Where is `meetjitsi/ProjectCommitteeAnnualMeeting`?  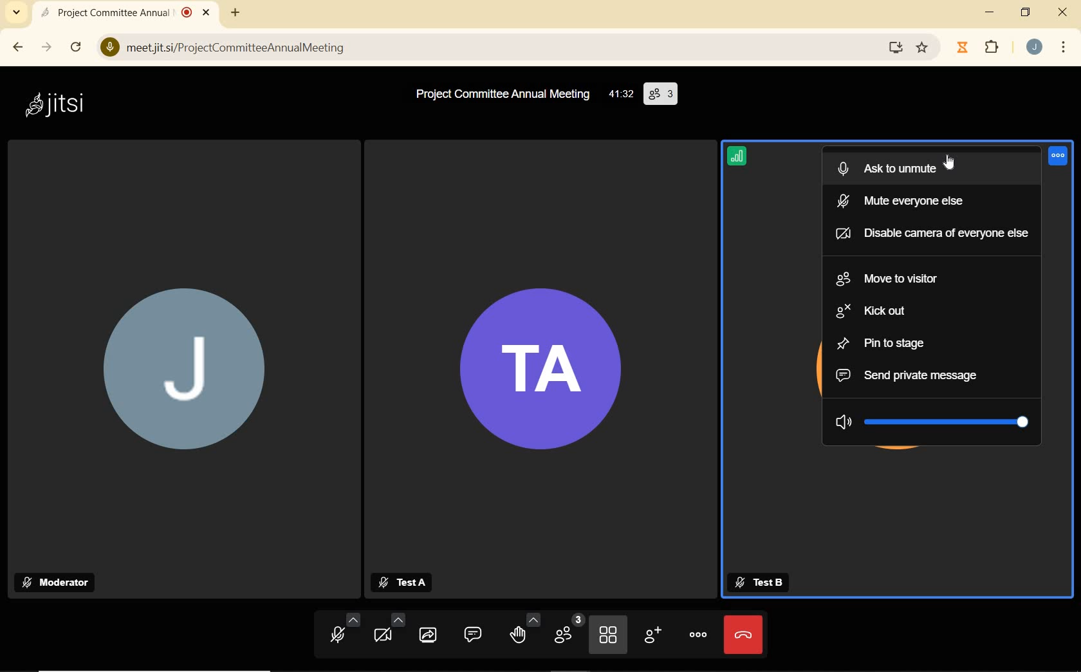 meetjitsi/ProjectCommitteeAnnualMeeting is located at coordinates (488, 50).